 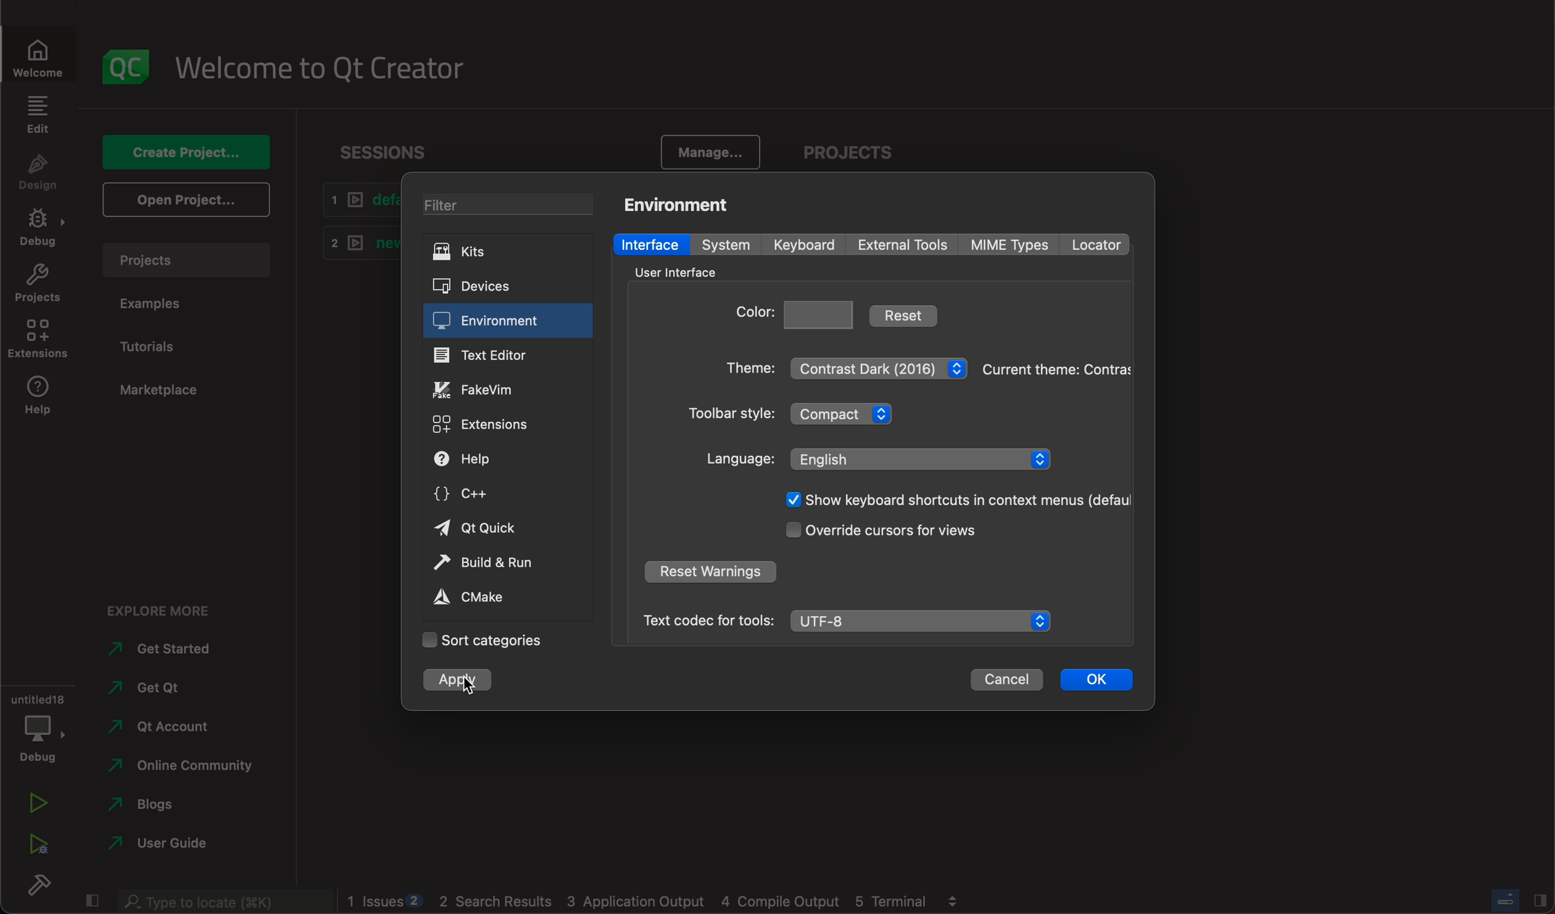 What do you see at coordinates (479, 530) in the screenshot?
I see `qt quick` at bounding box center [479, 530].